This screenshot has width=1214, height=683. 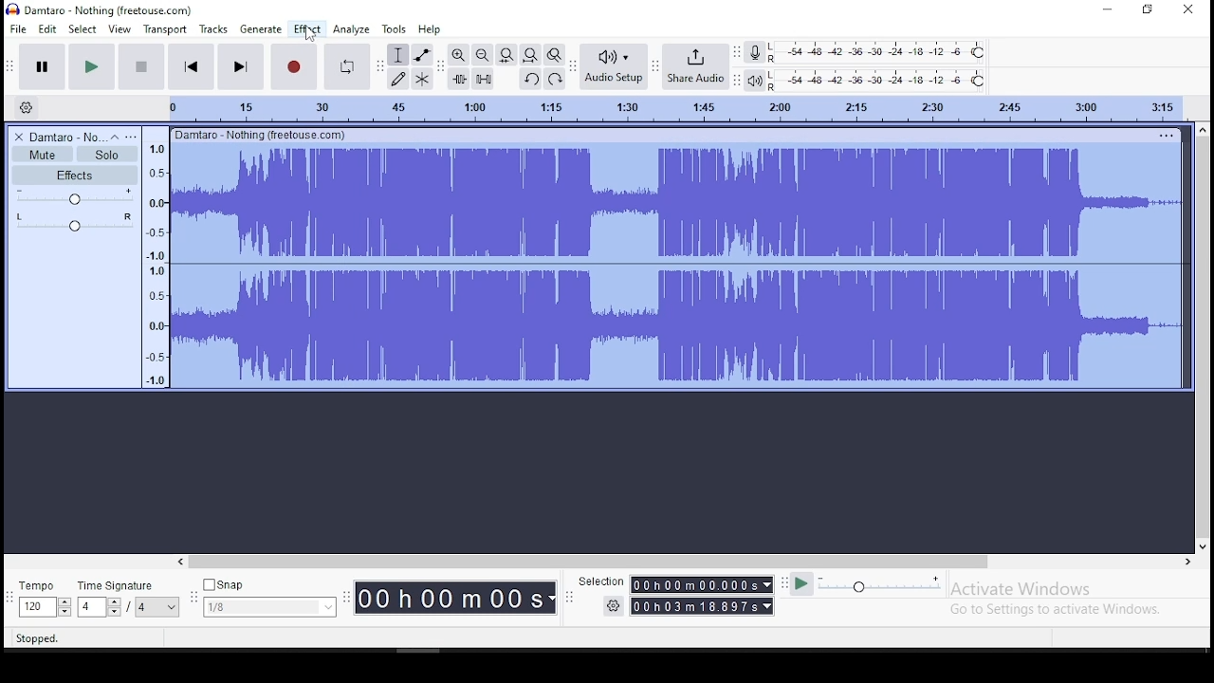 I want to click on selection tool, so click(x=398, y=54).